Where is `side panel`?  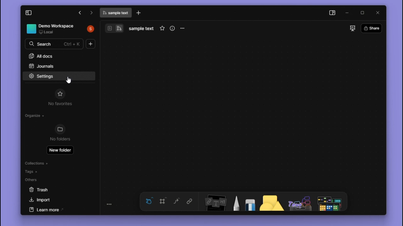 side panel is located at coordinates (333, 13).